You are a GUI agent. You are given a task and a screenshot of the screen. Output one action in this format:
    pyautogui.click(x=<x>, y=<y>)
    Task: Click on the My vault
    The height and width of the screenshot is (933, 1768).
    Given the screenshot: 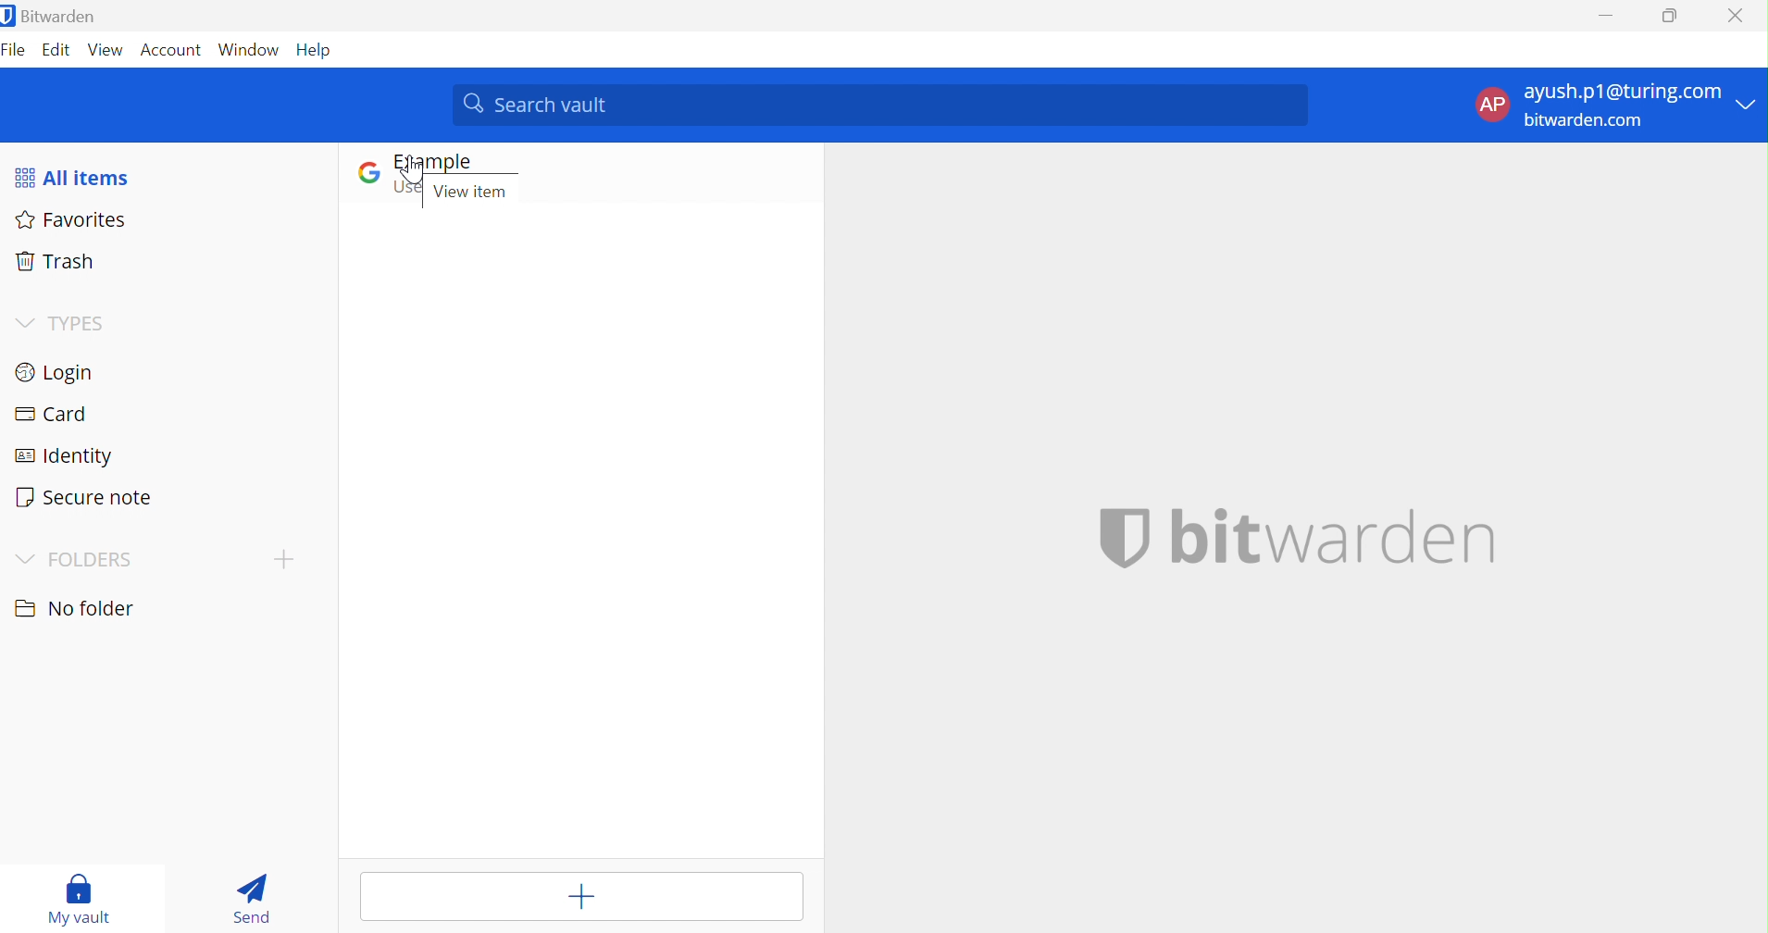 What is the action you would take?
    pyautogui.click(x=81, y=897)
    